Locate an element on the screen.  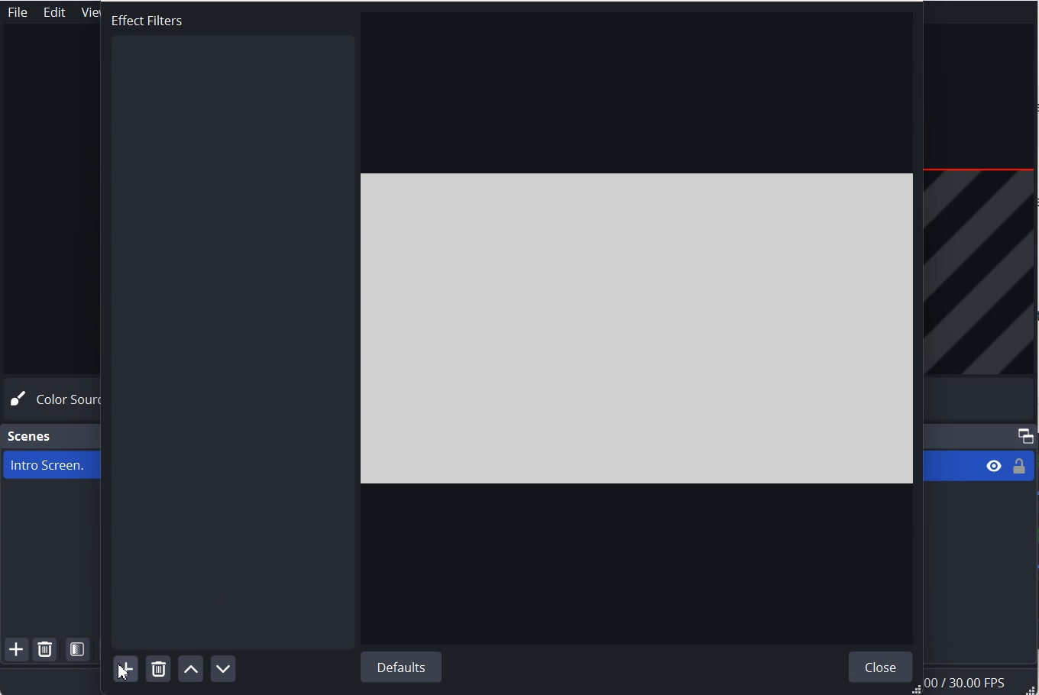
Remove Selected Scene is located at coordinates (47, 651).